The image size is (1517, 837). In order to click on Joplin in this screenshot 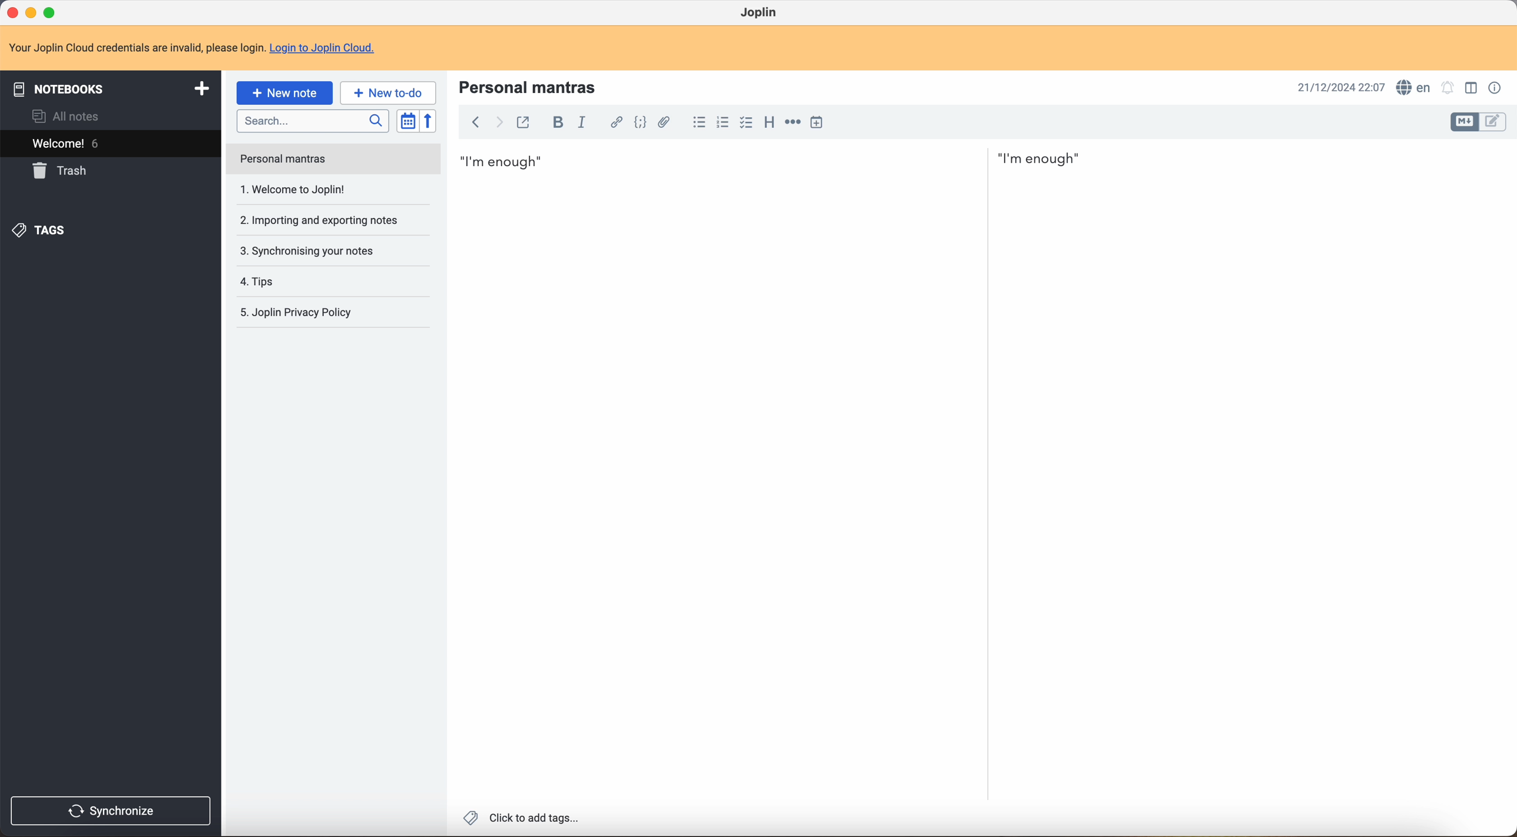, I will do `click(760, 12)`.